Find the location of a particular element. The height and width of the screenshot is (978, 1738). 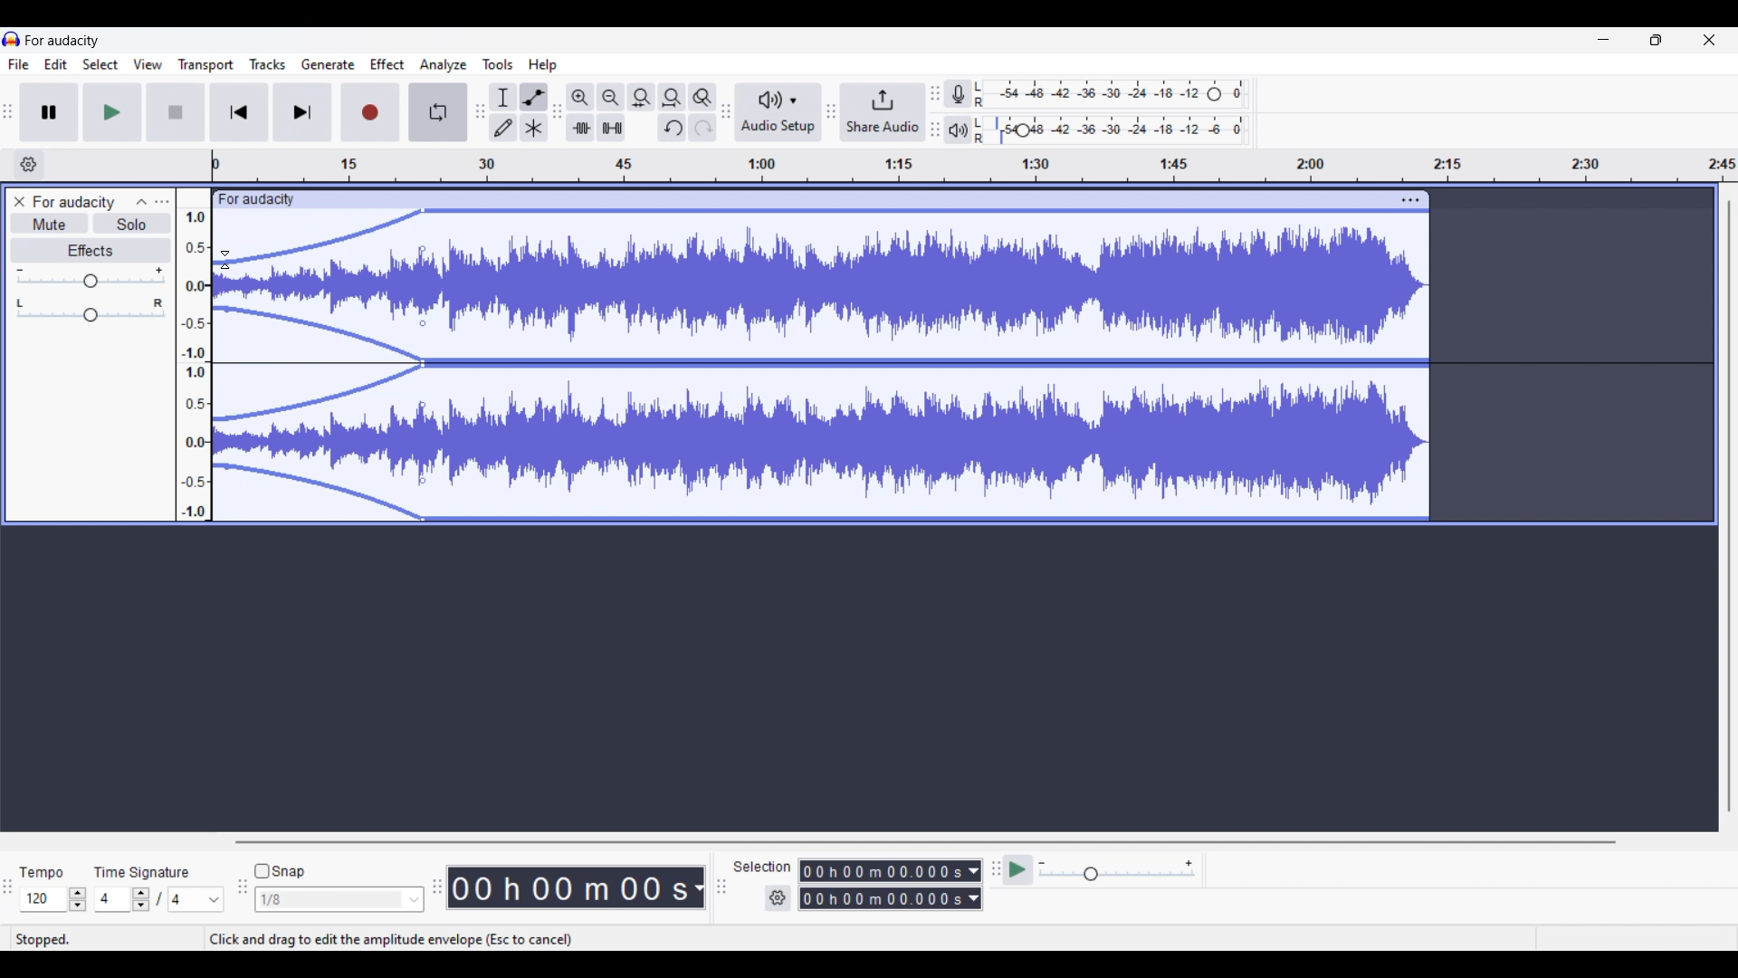

Envelop tool is located at coordinates (535, 98).